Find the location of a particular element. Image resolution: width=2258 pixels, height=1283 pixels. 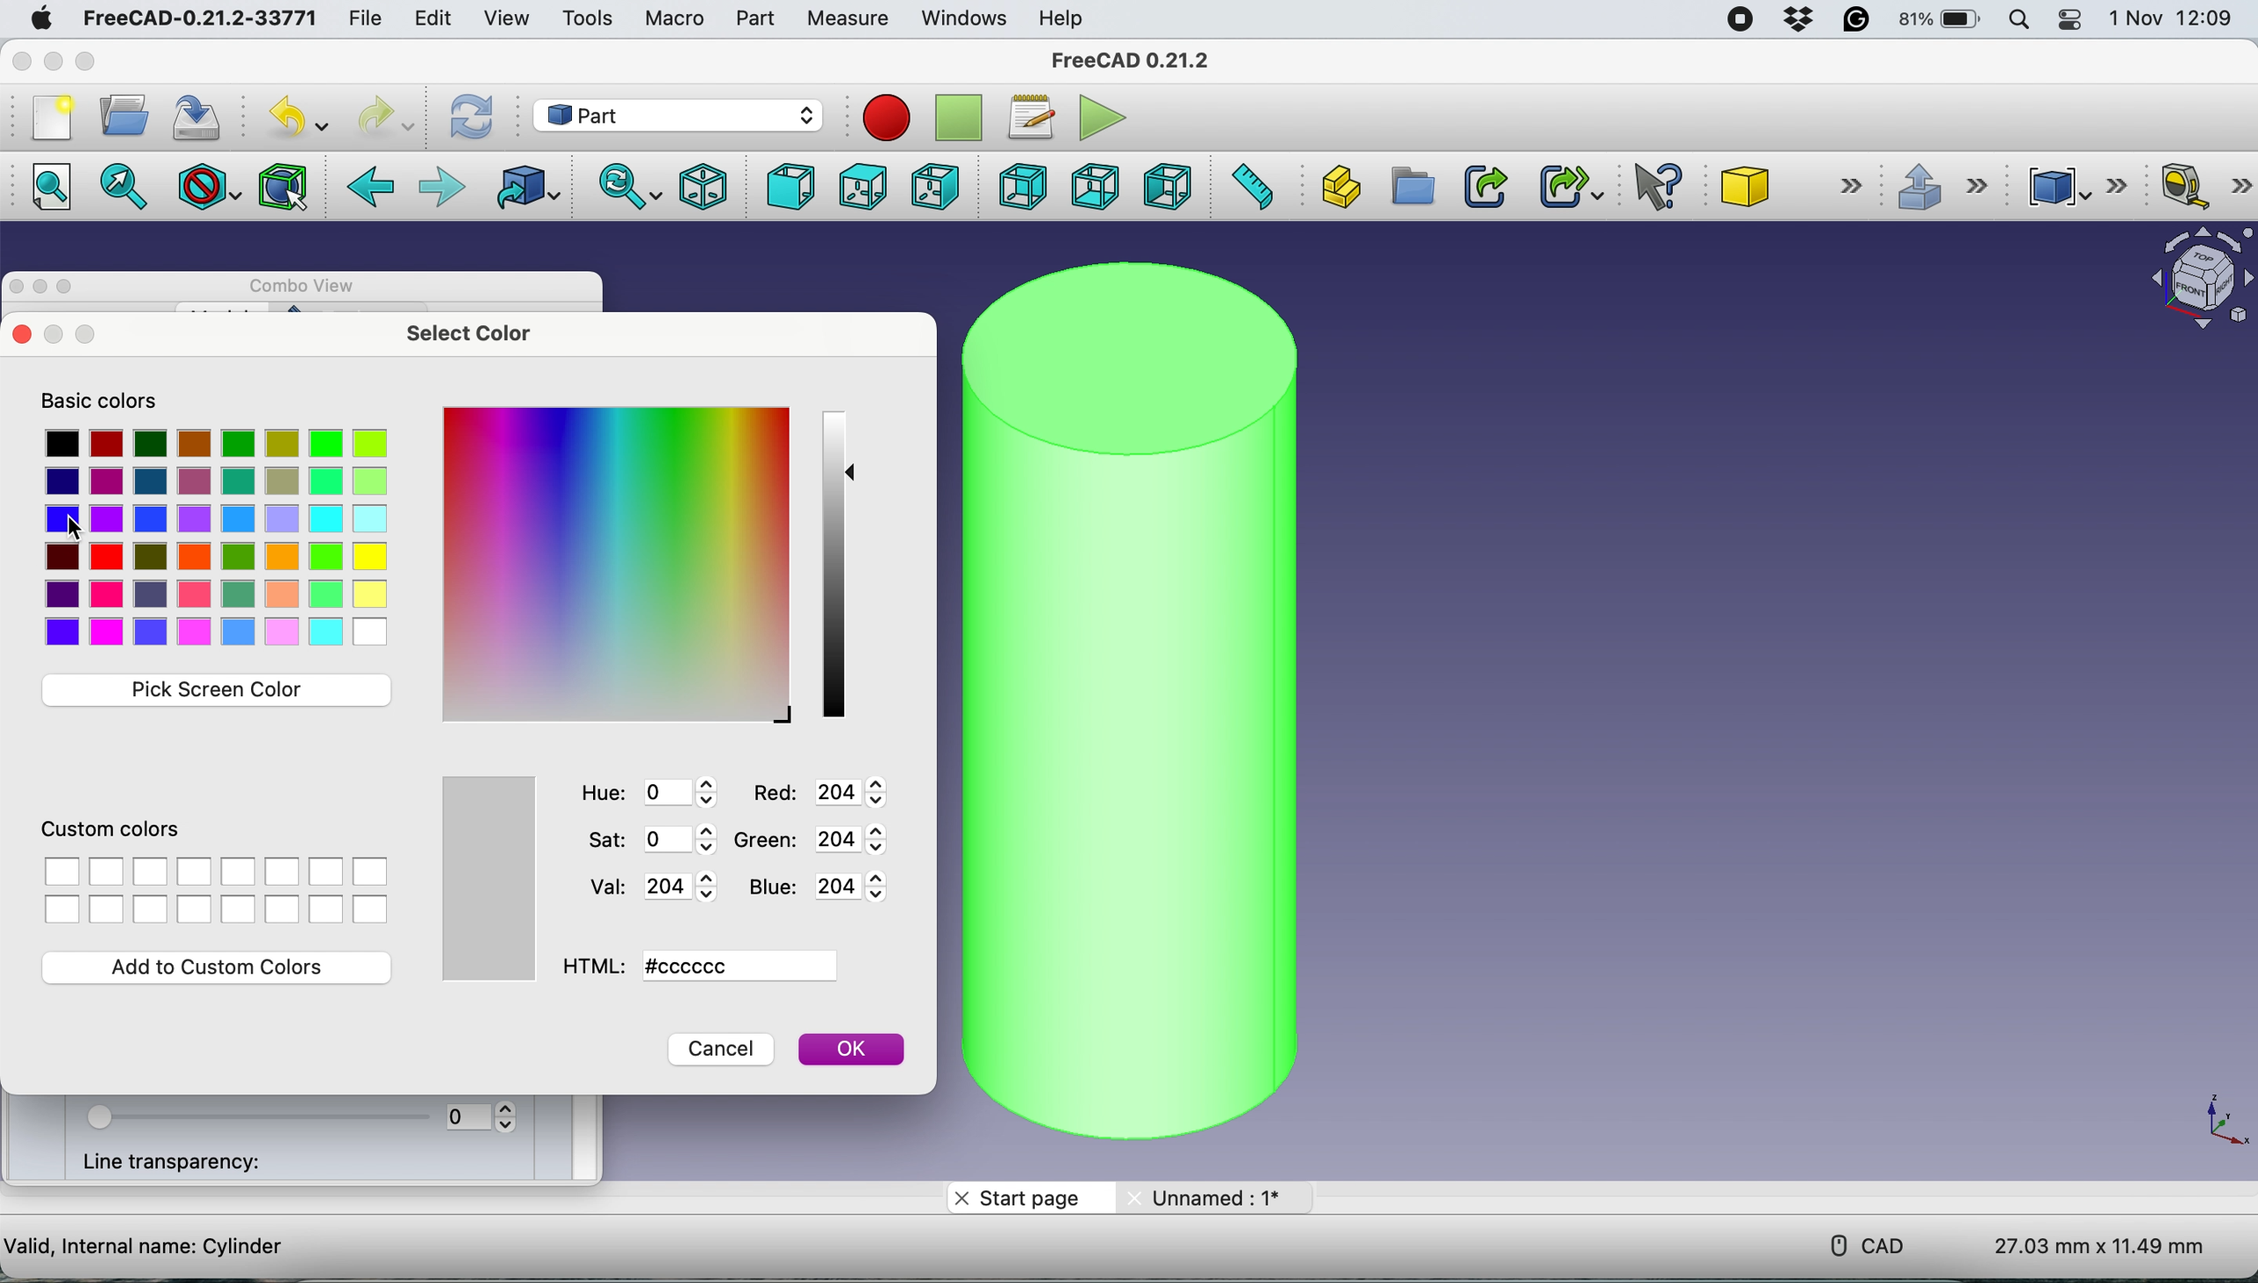

cylinder is located at coordinates (1119, 702).